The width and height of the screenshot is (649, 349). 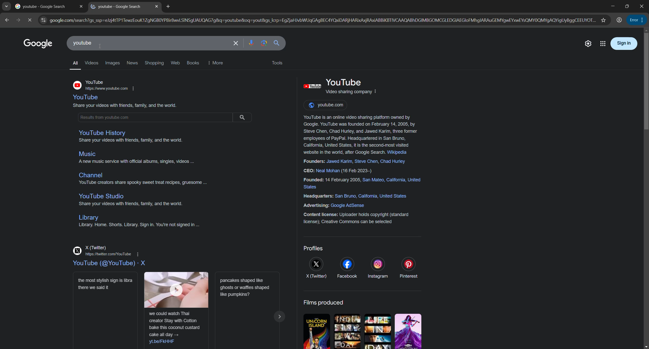 What do you see at coordinates (263, 43) in the screenshot?
I see `search by image` at bounding box center [263, 43].